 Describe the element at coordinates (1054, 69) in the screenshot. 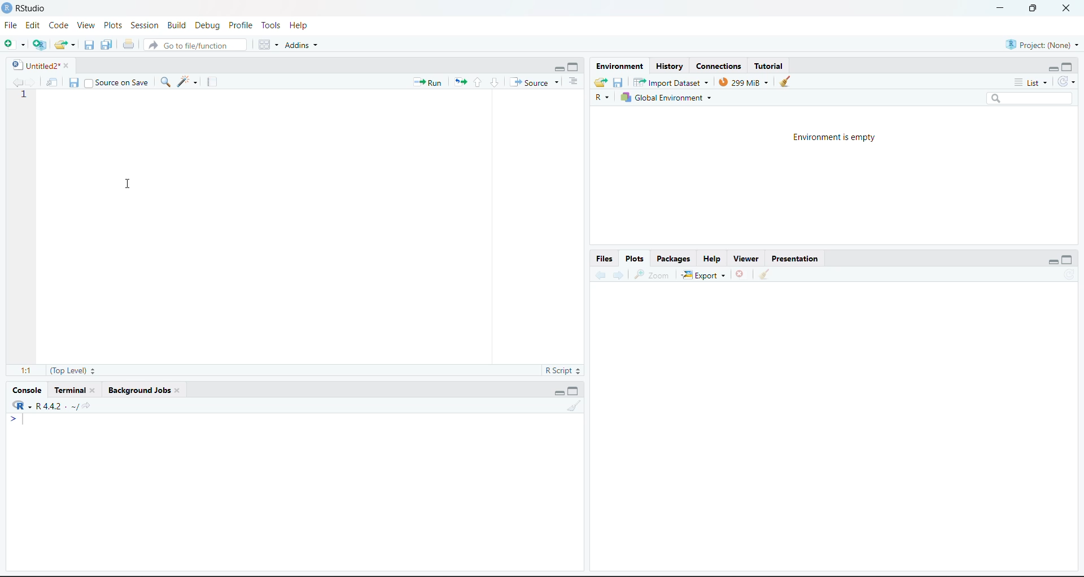

I see `minimize` at that location.